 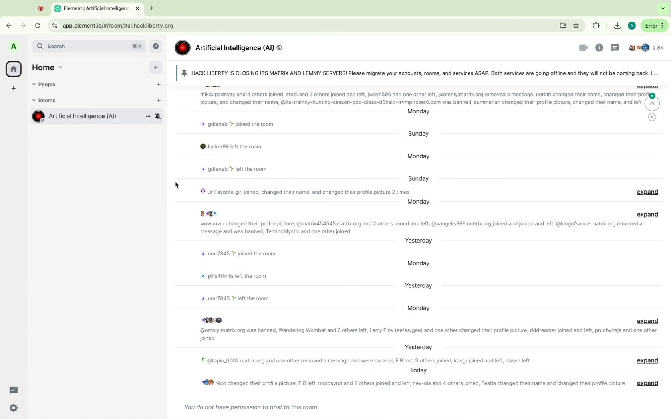 I want to click on message, so click(x=419, y=228).